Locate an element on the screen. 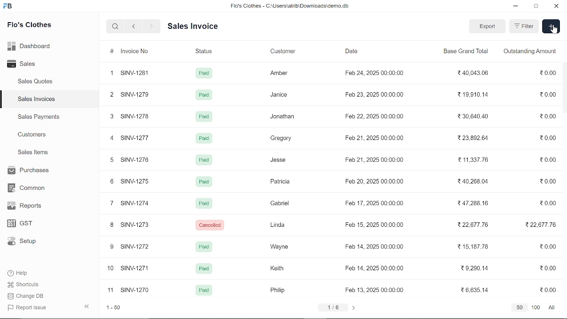 The image size is (567, 319). Export is located at coordinates (487, 26).